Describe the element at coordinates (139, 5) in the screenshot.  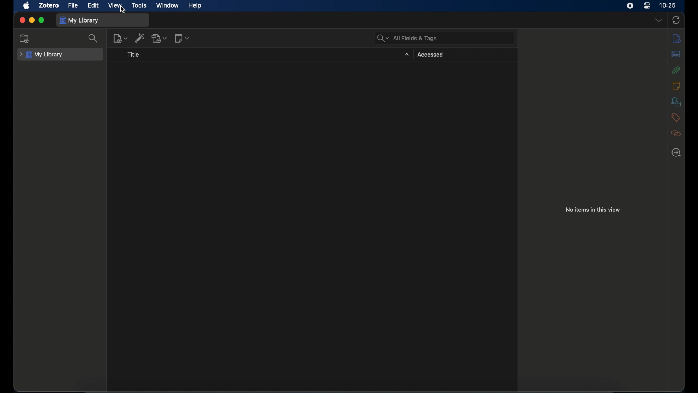
I see `tools` at that location.